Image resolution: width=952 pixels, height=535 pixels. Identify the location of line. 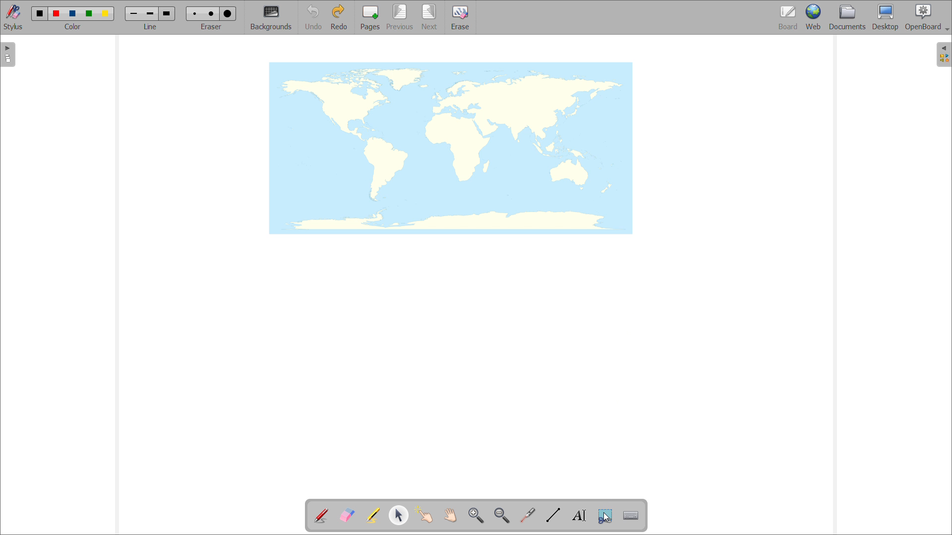
(150, 26).